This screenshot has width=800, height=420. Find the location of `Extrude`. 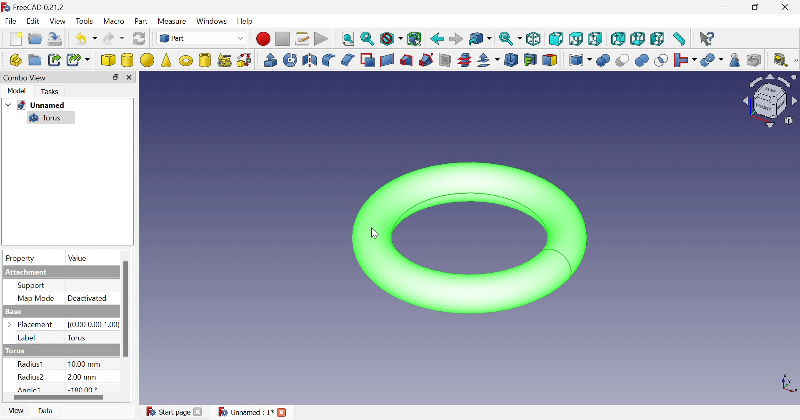

Extrude is located at coordinates (270, 60).